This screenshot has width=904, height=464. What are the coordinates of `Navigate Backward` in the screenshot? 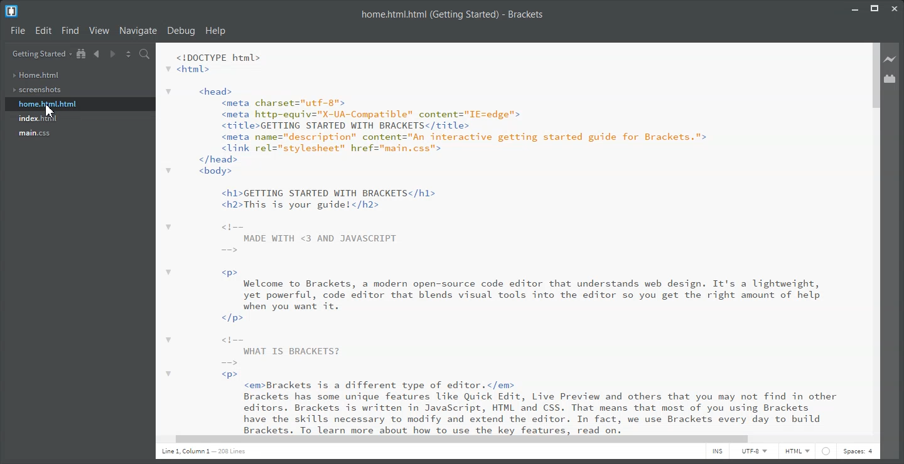 It's located at (96, 53).